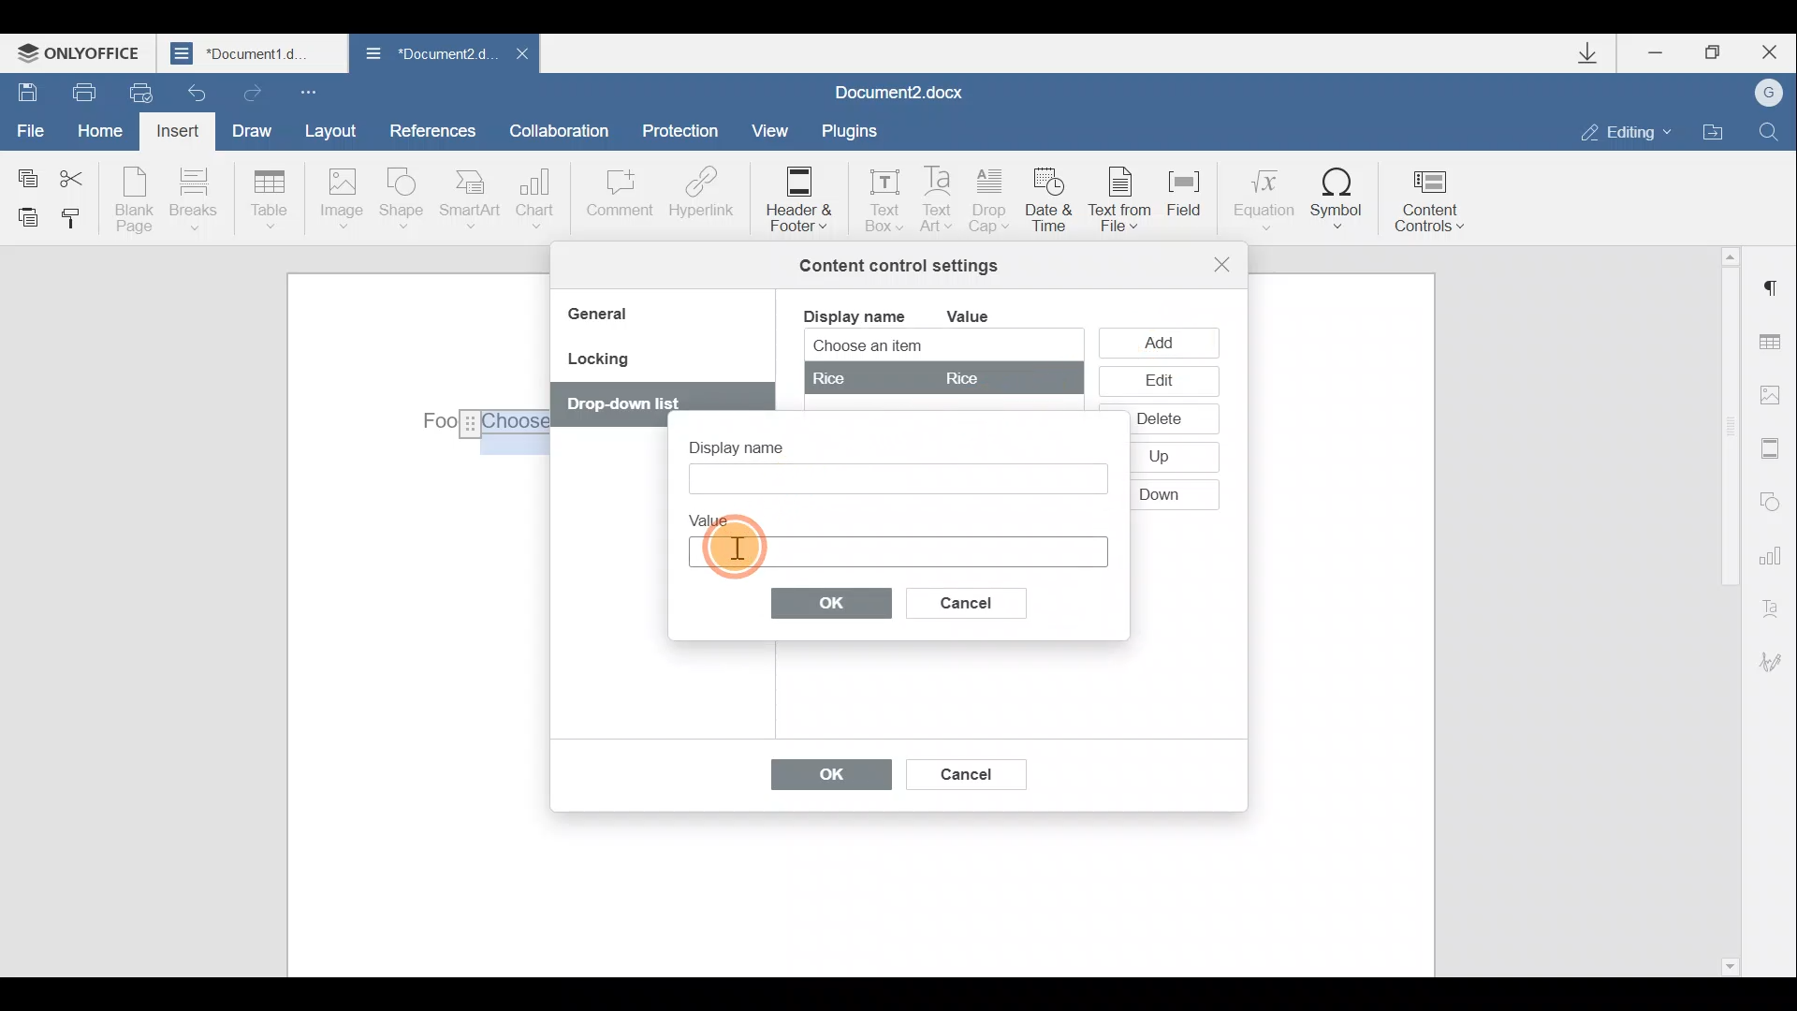  What do you see at coordinates (1052, 203) in the screenshot?
I see `Date & time` at bounding box center [1052, 203].